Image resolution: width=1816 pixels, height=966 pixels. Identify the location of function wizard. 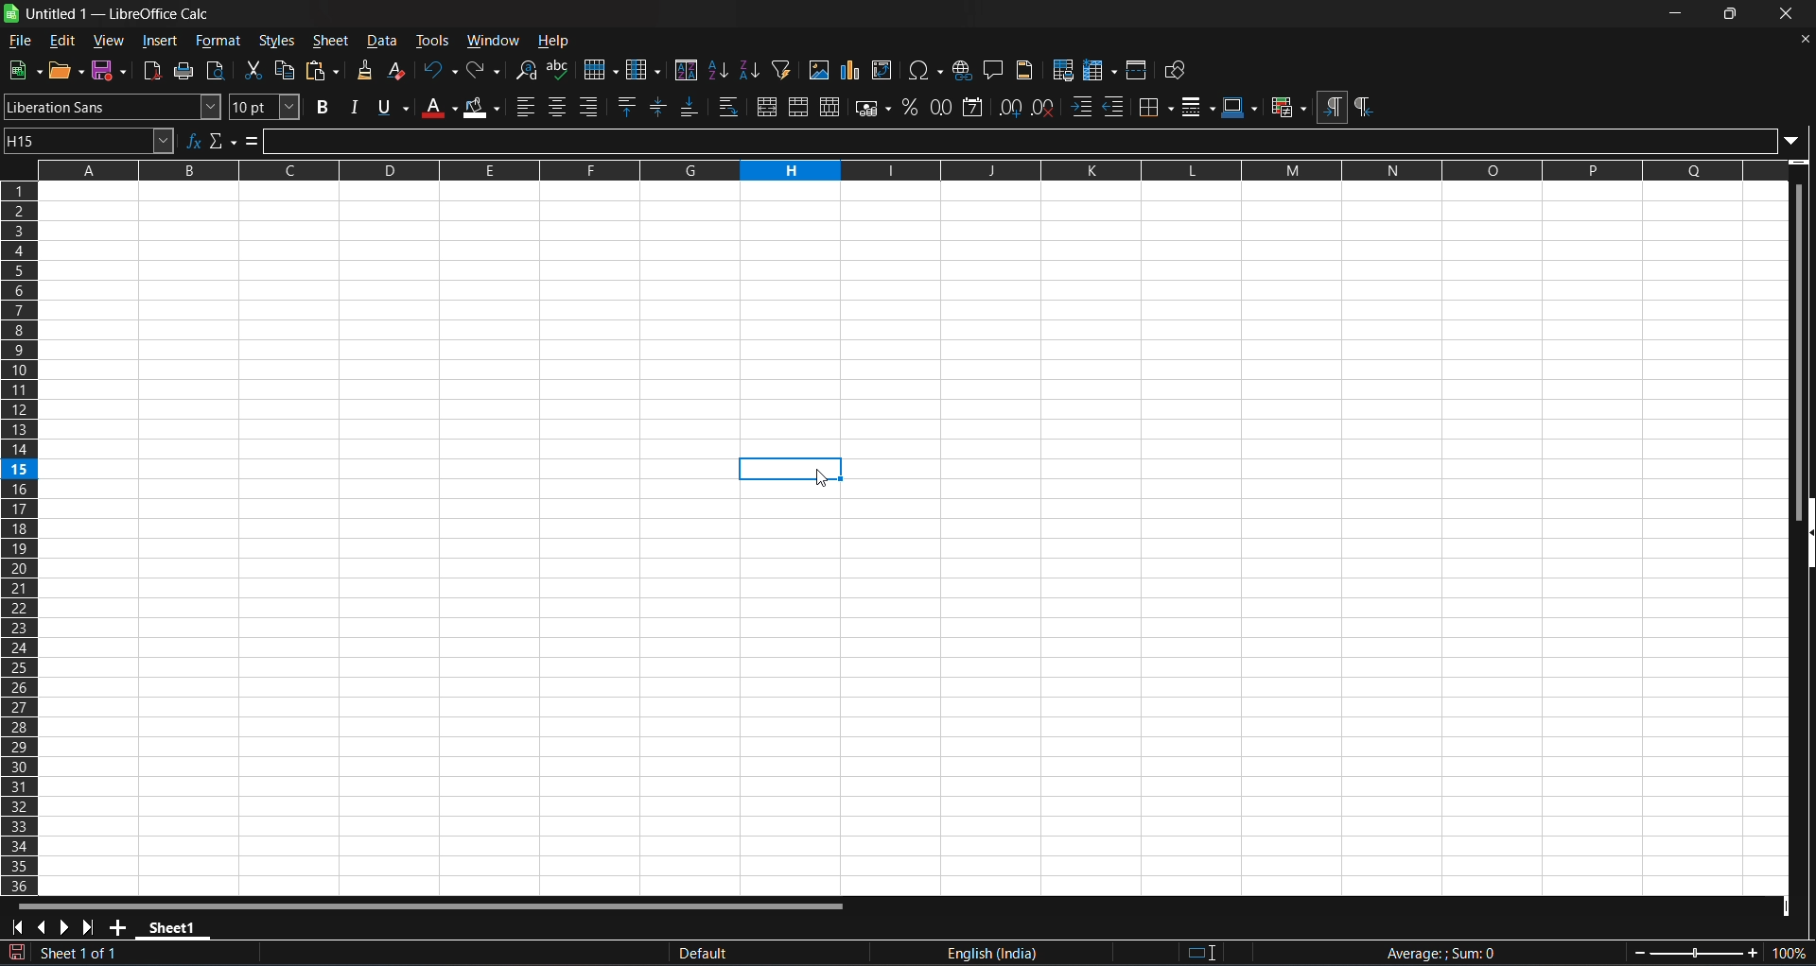
(194, 140).